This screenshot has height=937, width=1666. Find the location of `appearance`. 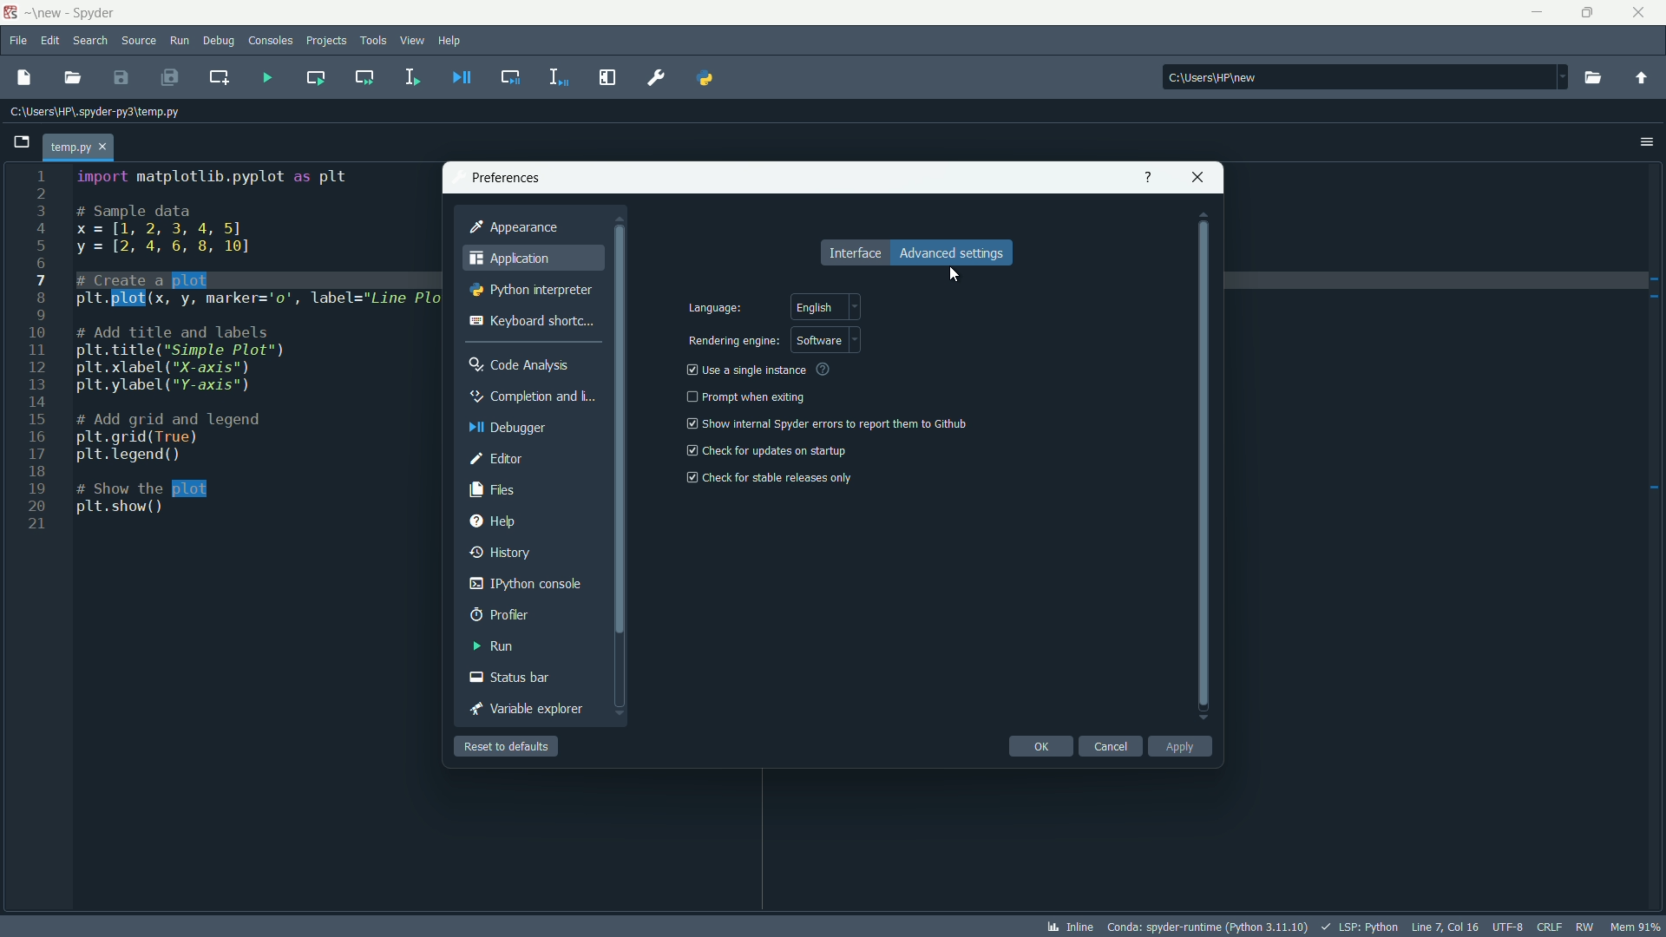

appearance is located at coordinates (515, 226).